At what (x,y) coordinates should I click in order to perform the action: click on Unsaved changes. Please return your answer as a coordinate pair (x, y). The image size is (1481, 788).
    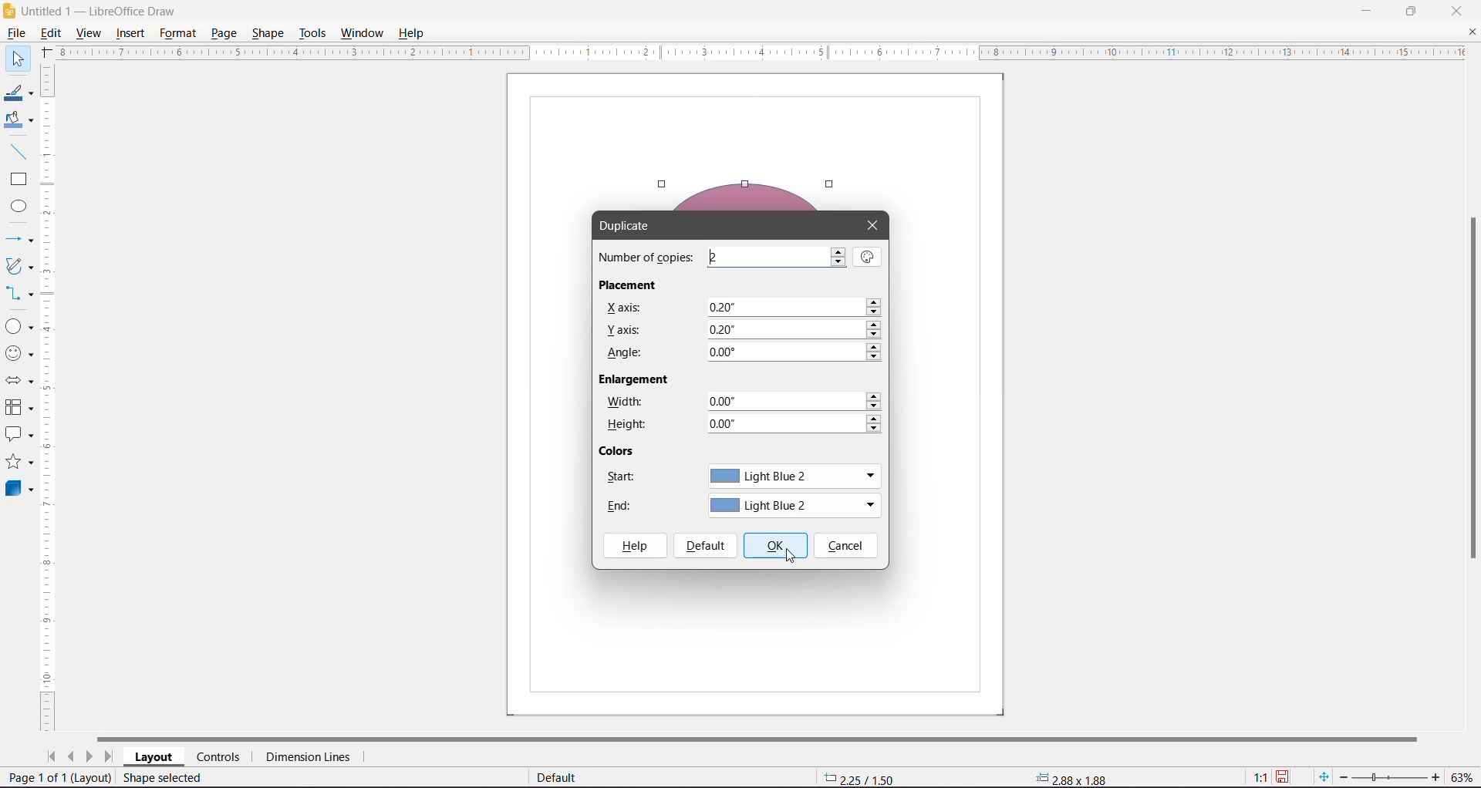
    Looking at the image, I should click on (1283, 778).